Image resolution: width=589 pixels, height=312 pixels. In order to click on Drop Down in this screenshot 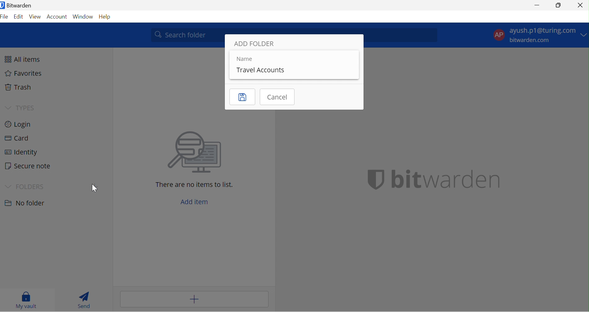, I will do `click(7, 186)`.